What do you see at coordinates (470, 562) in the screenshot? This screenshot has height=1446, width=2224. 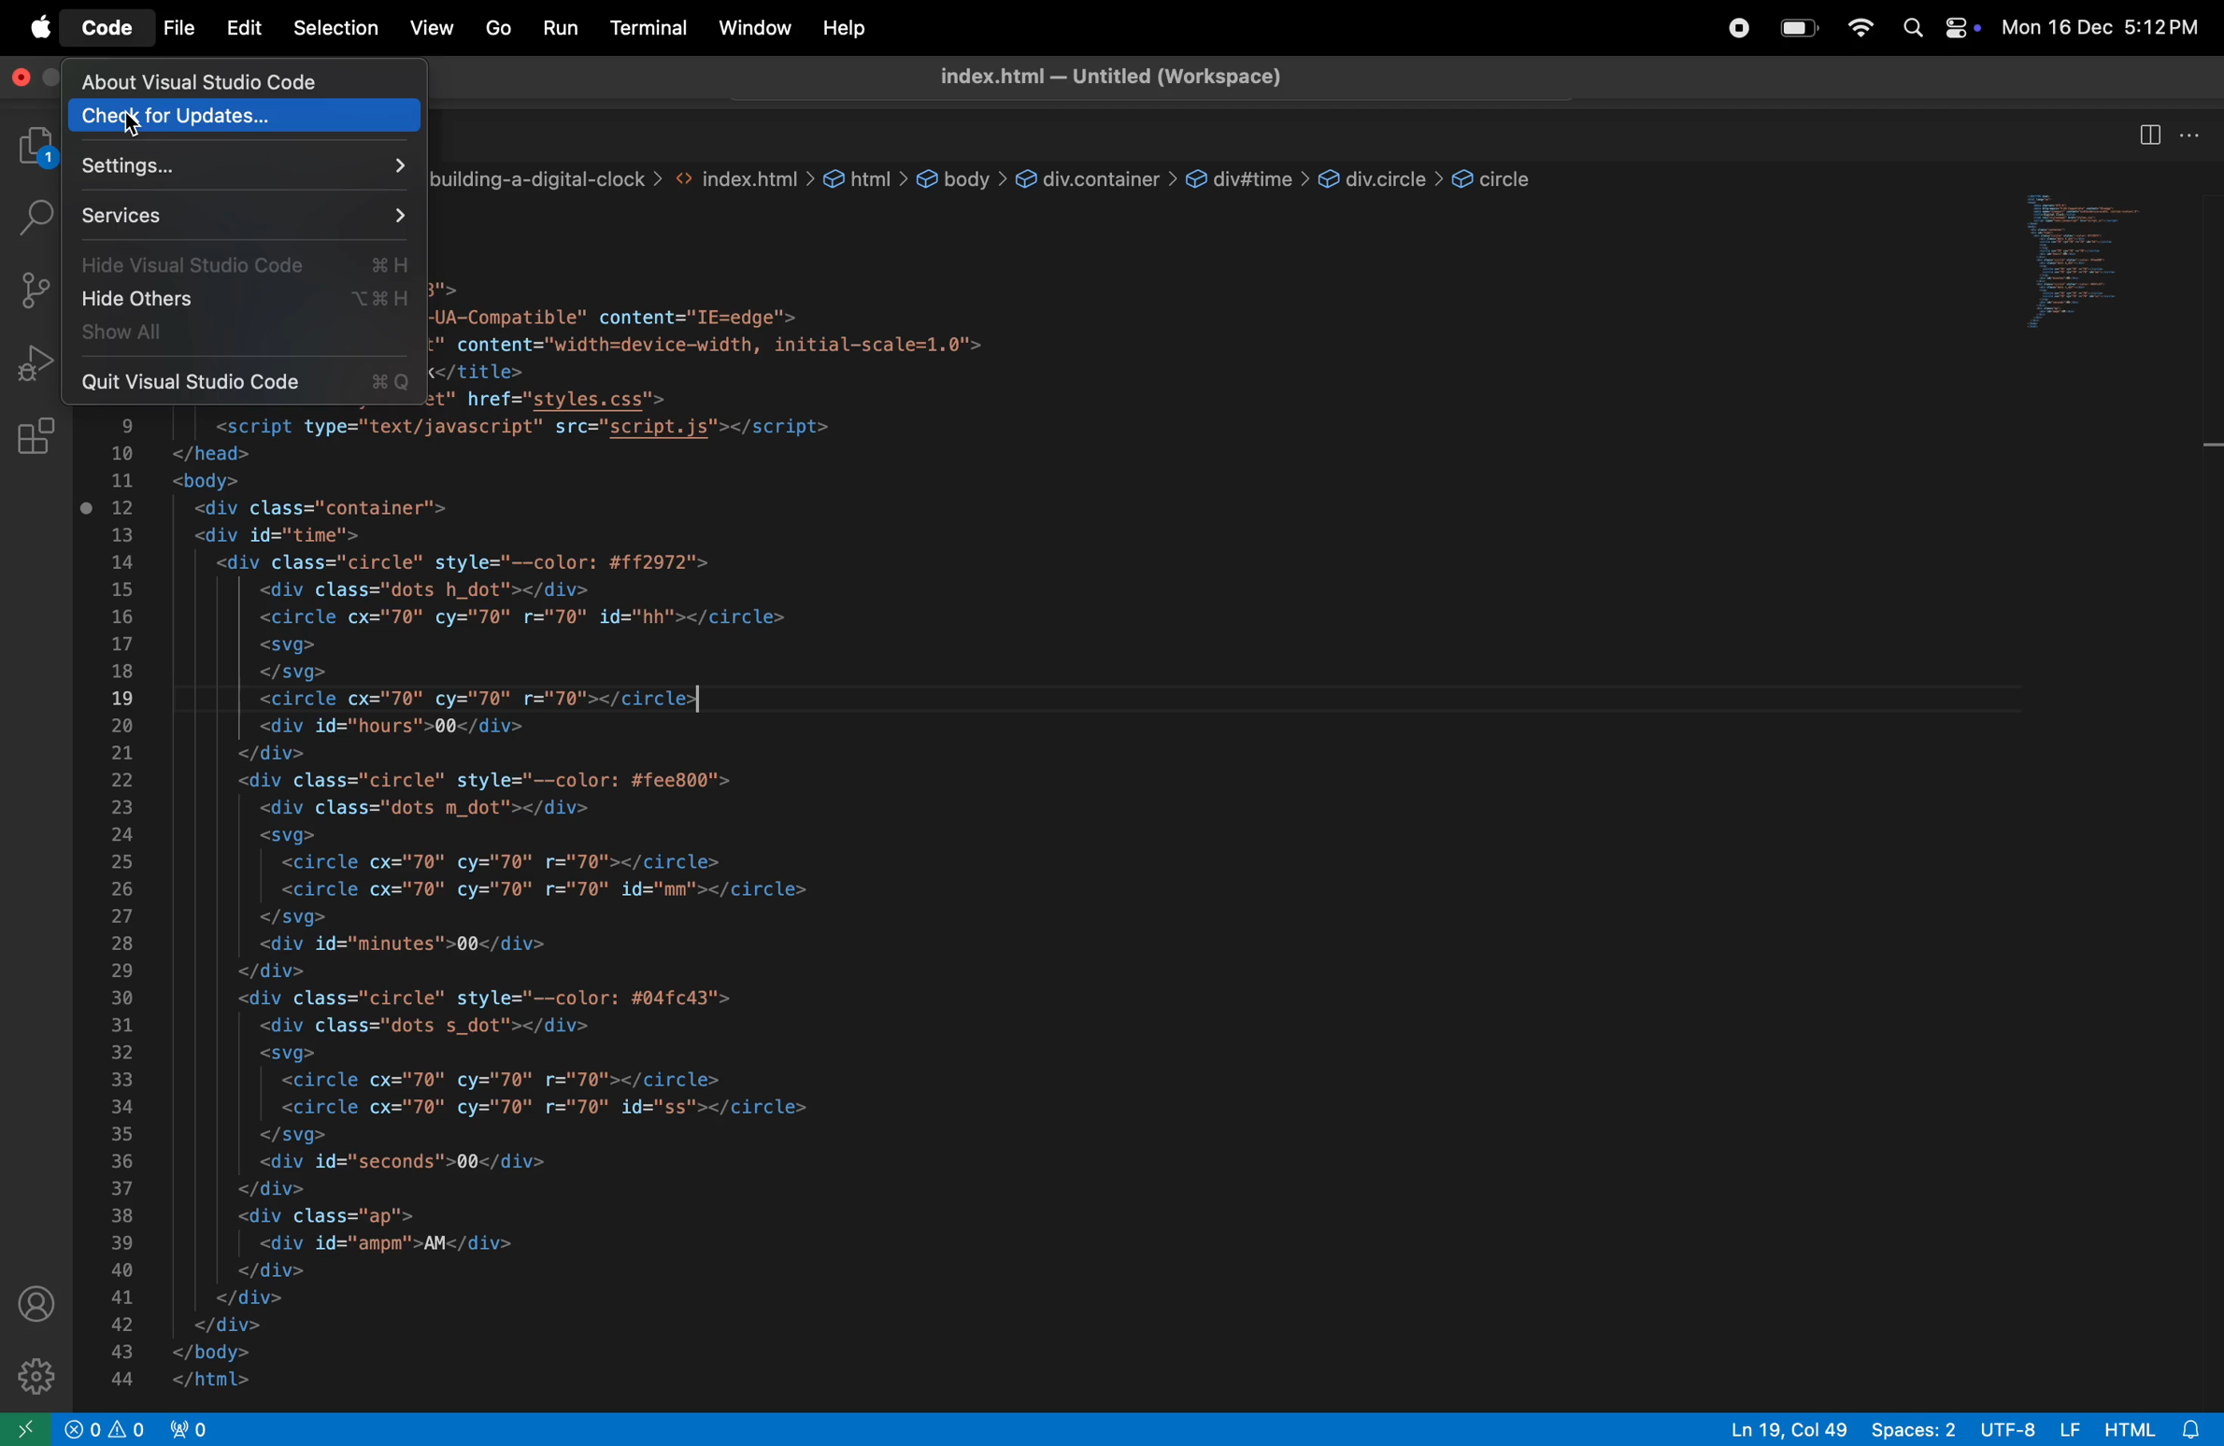 I see `<div class="circle" style="--color: #ff2972">` at bounding box center [470, 562].